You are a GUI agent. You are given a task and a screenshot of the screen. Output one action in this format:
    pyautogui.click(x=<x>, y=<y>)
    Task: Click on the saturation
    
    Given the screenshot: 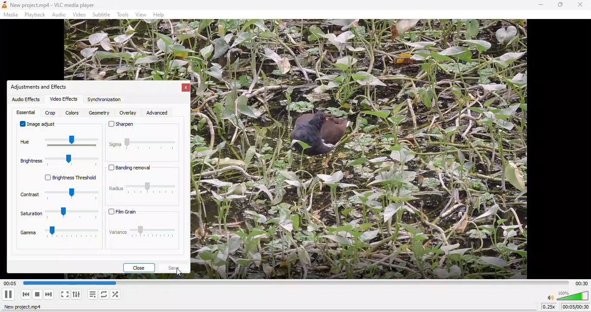 What is the action you would take?
    pyautogui.click(x=58, y=216)
    